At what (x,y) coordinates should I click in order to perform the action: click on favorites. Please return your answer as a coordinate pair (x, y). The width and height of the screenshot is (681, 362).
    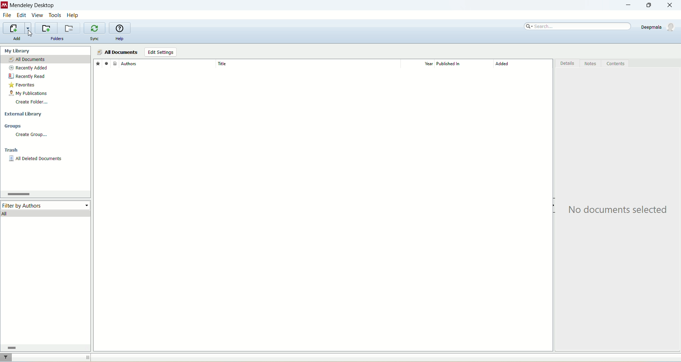
    Looking at the image, I should click on (98, 63).